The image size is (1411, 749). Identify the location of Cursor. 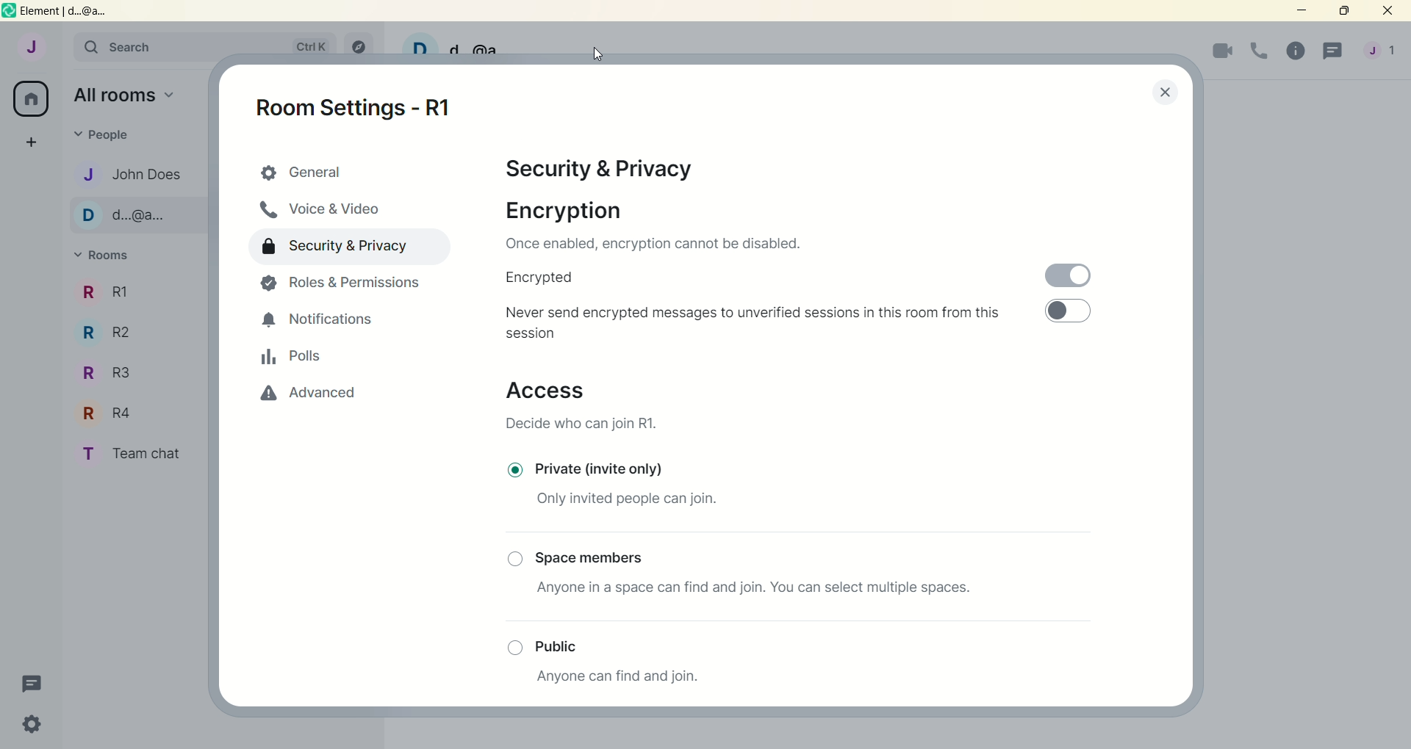
(597, 54).